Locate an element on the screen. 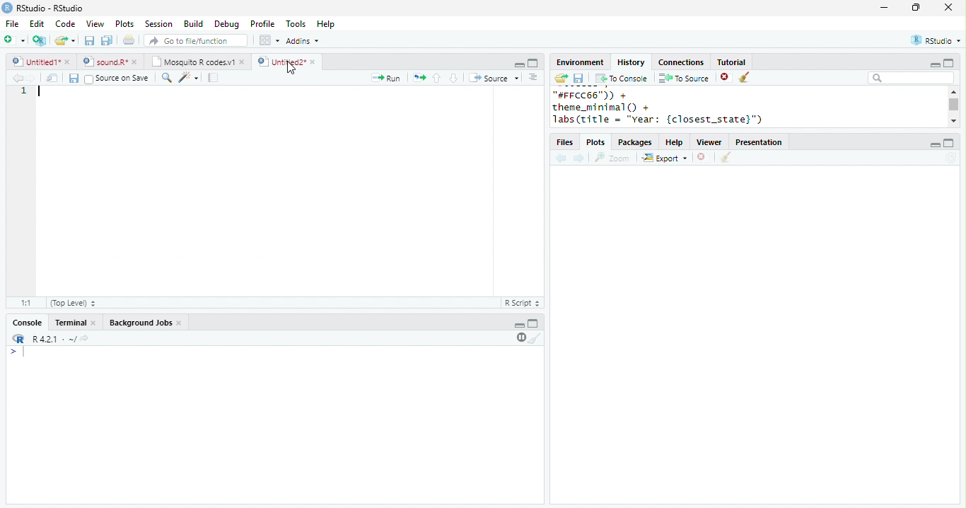  "#FFCC66")) +theme_minimal() +labs(title = "year: {closest_state}") is located at coordinates (675, 108).